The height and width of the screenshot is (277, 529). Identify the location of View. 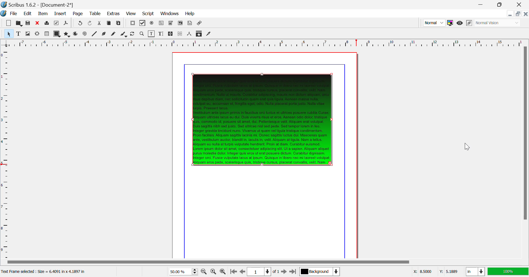
(131, 14).